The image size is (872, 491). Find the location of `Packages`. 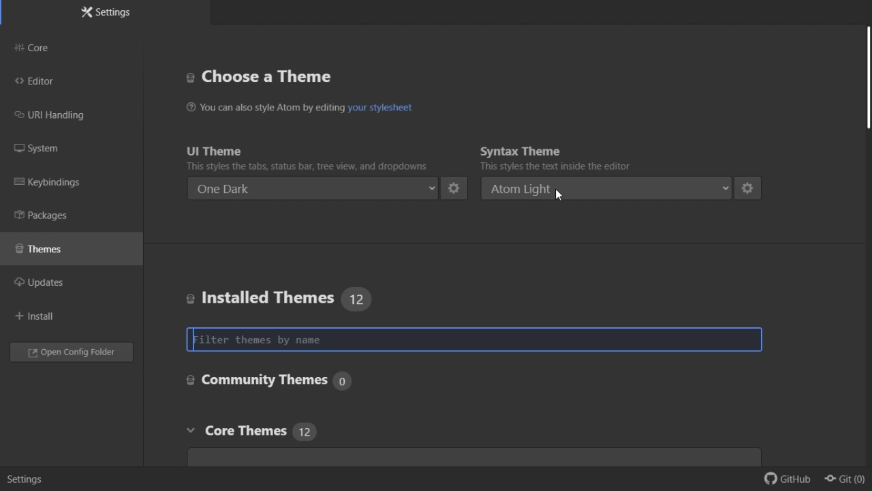

Packages is located at coordinates (57, 217).